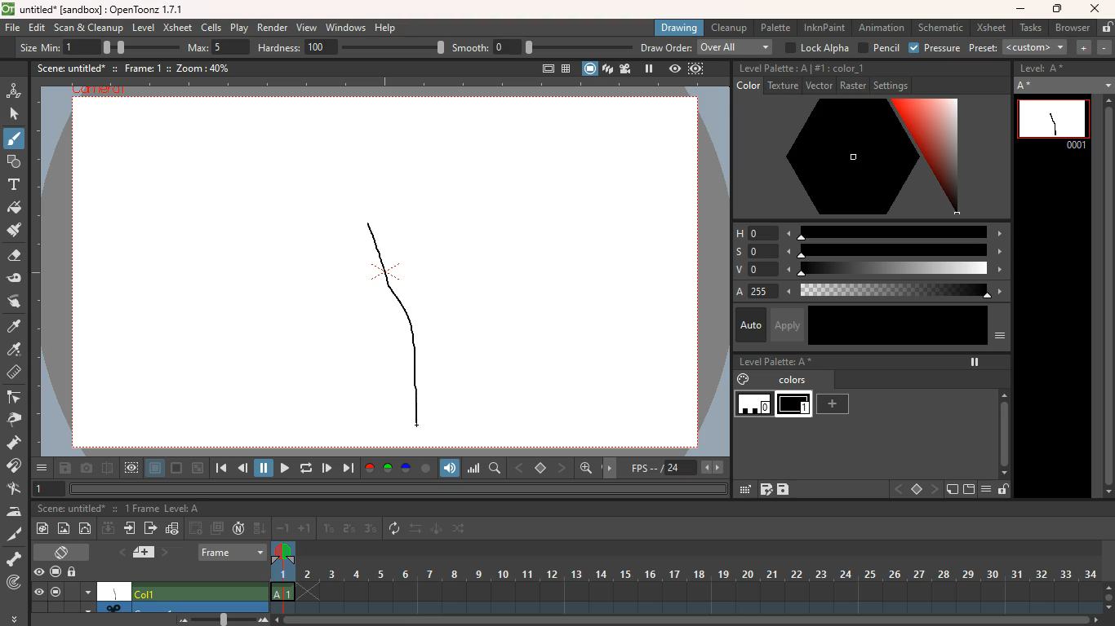 The image size is (1115, 626). I want to click on file, so click(12, 29).